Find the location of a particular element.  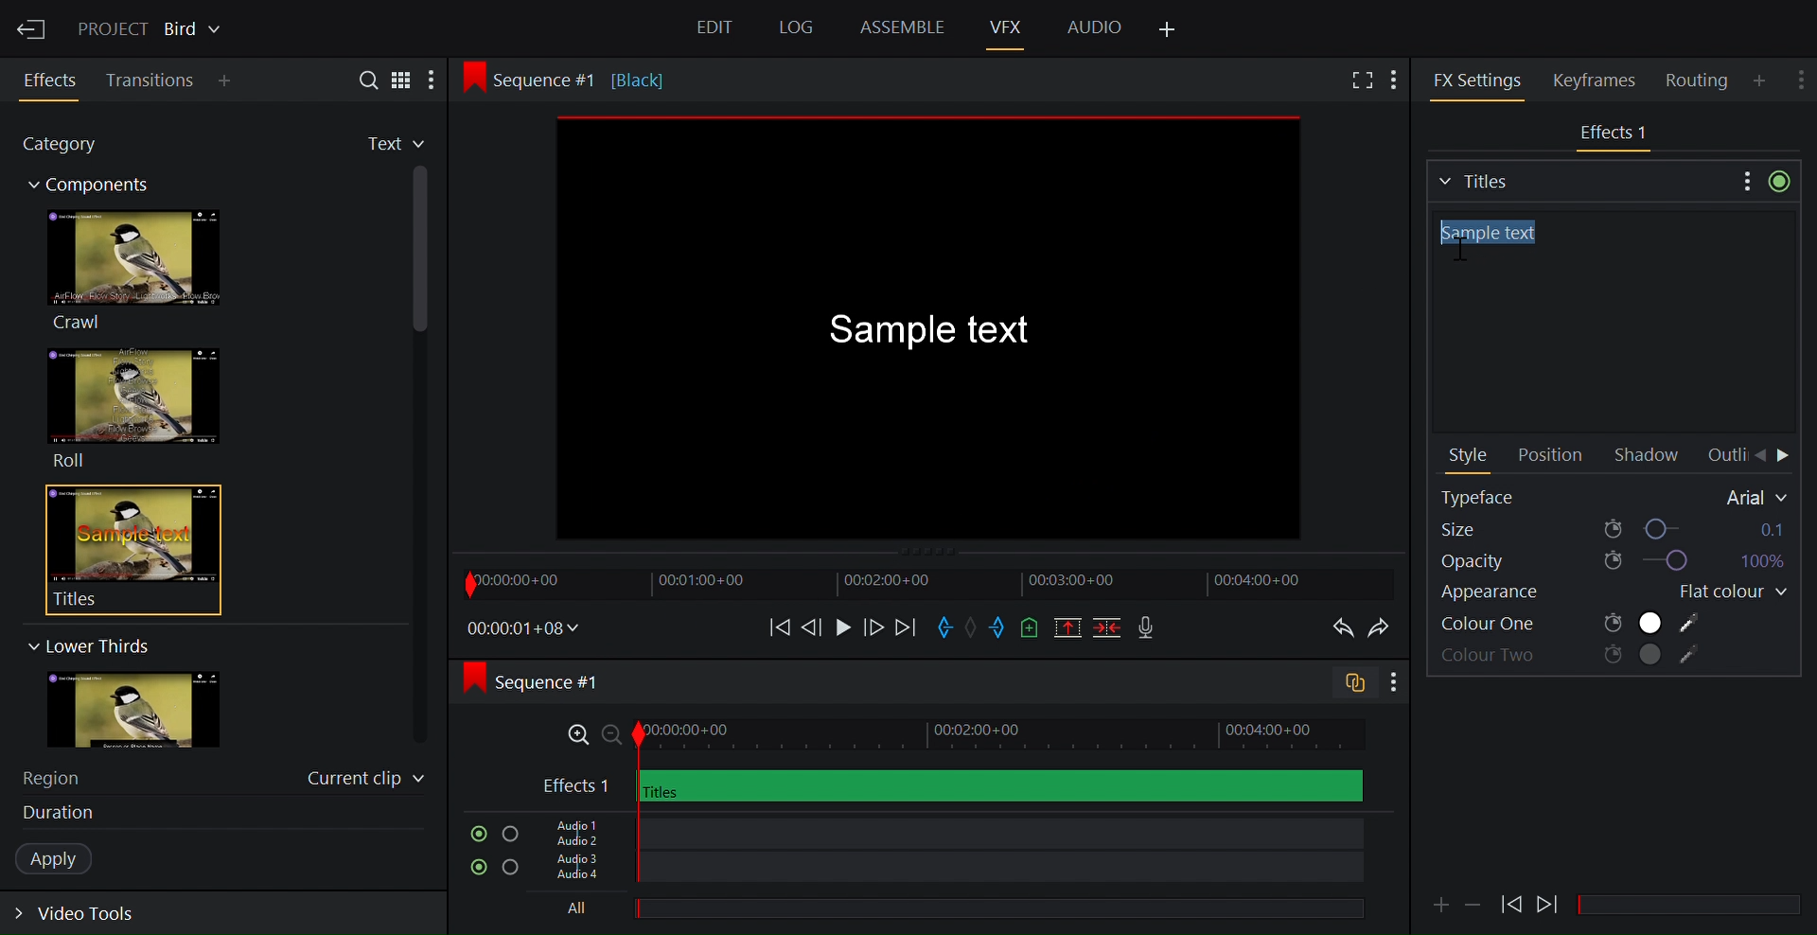

Show settings menu is located at coordinates (1744, 180).